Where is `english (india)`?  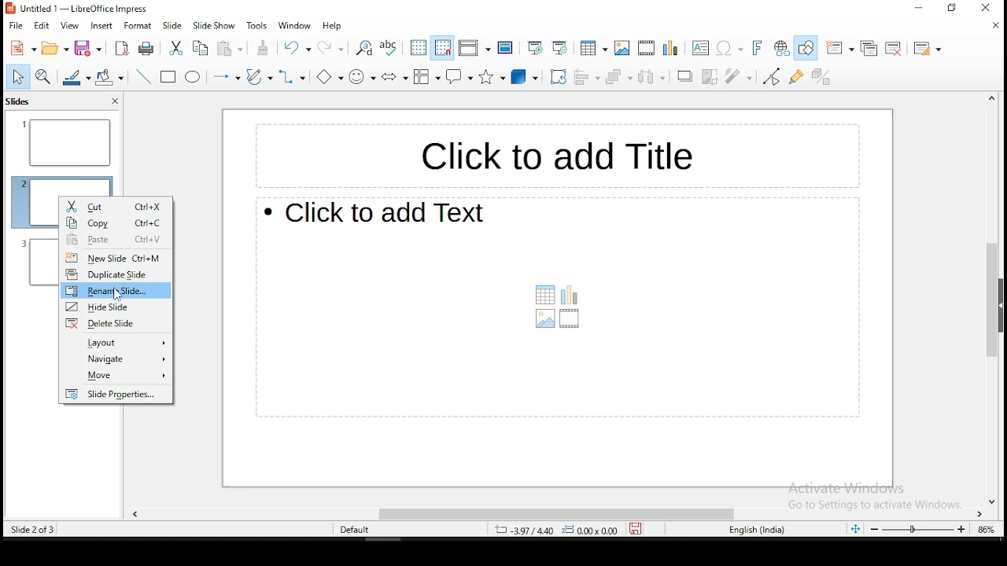 english (india) is located at coordinates (758, 530).